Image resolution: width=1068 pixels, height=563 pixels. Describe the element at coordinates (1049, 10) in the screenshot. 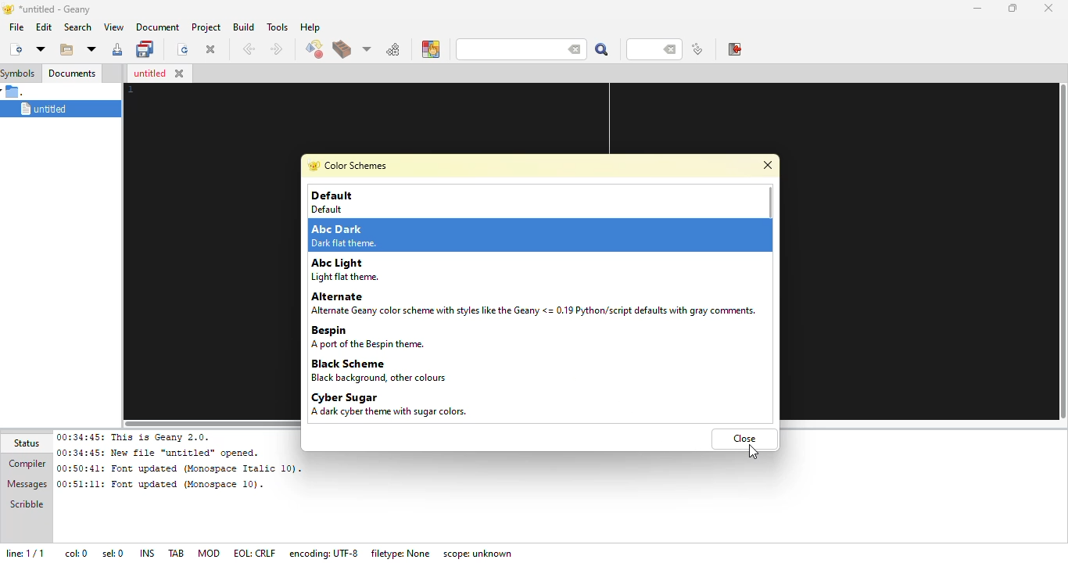

I see `close` at that location.